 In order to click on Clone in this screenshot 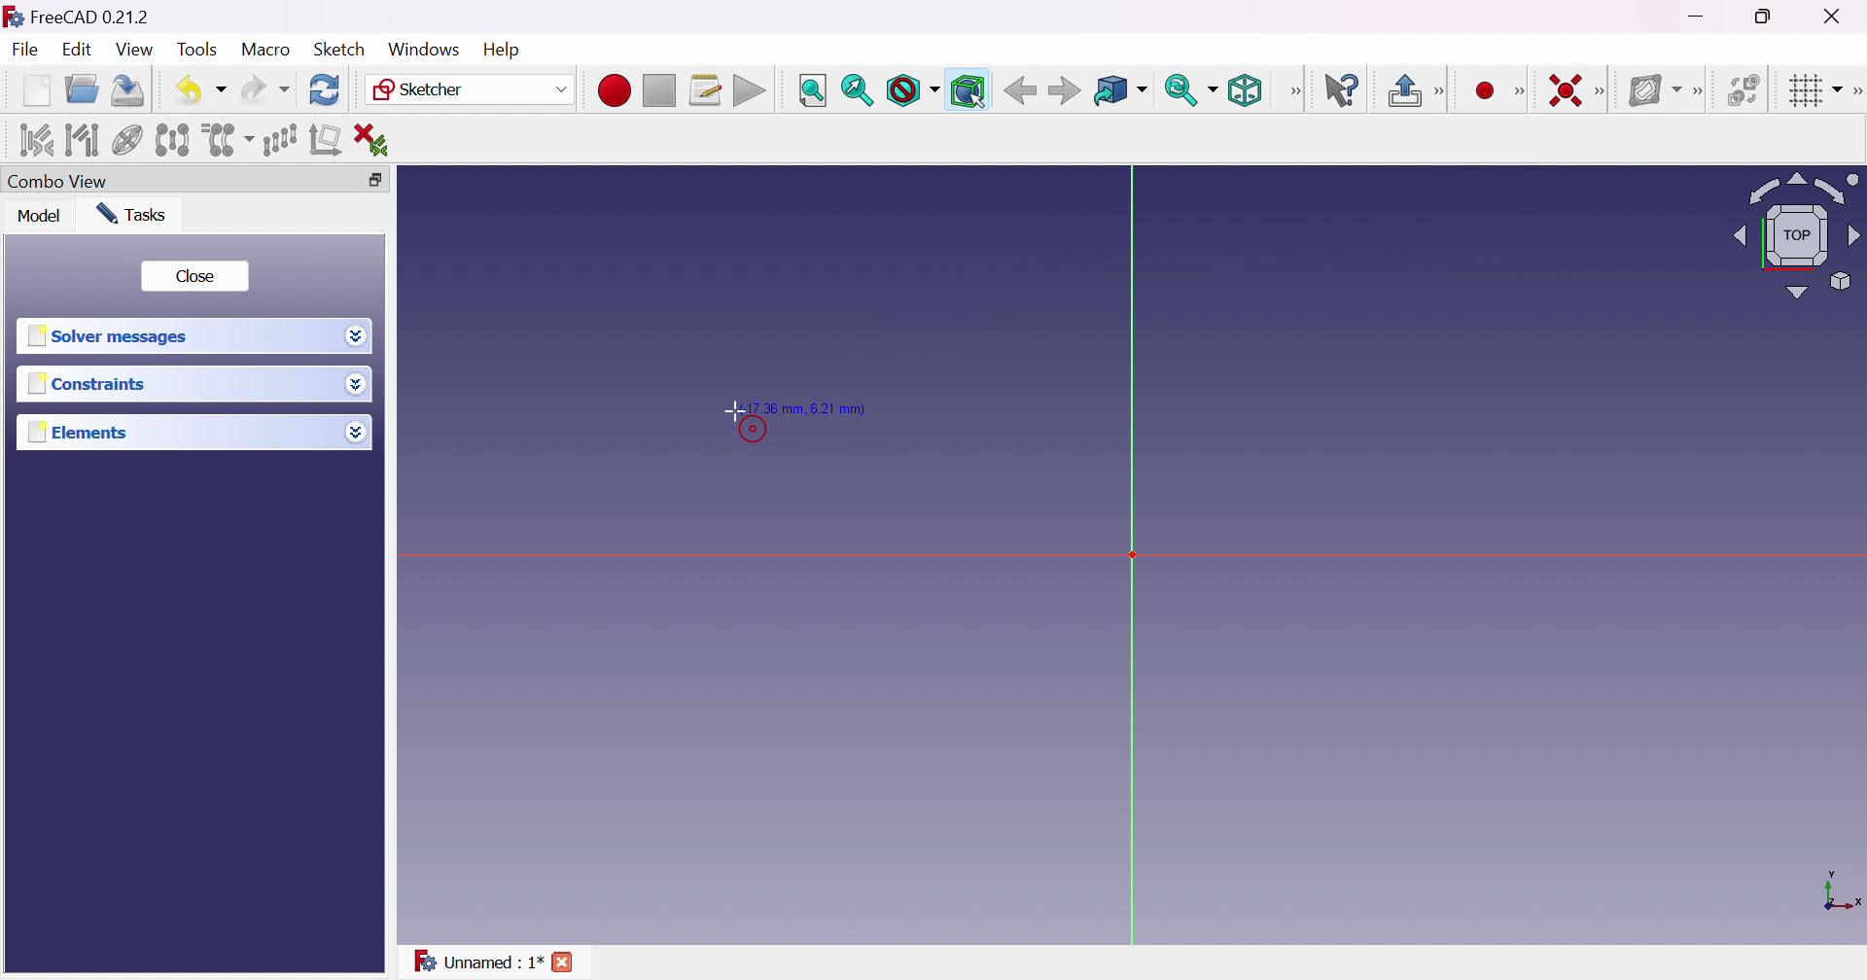, I will do `click(227, 140)`.